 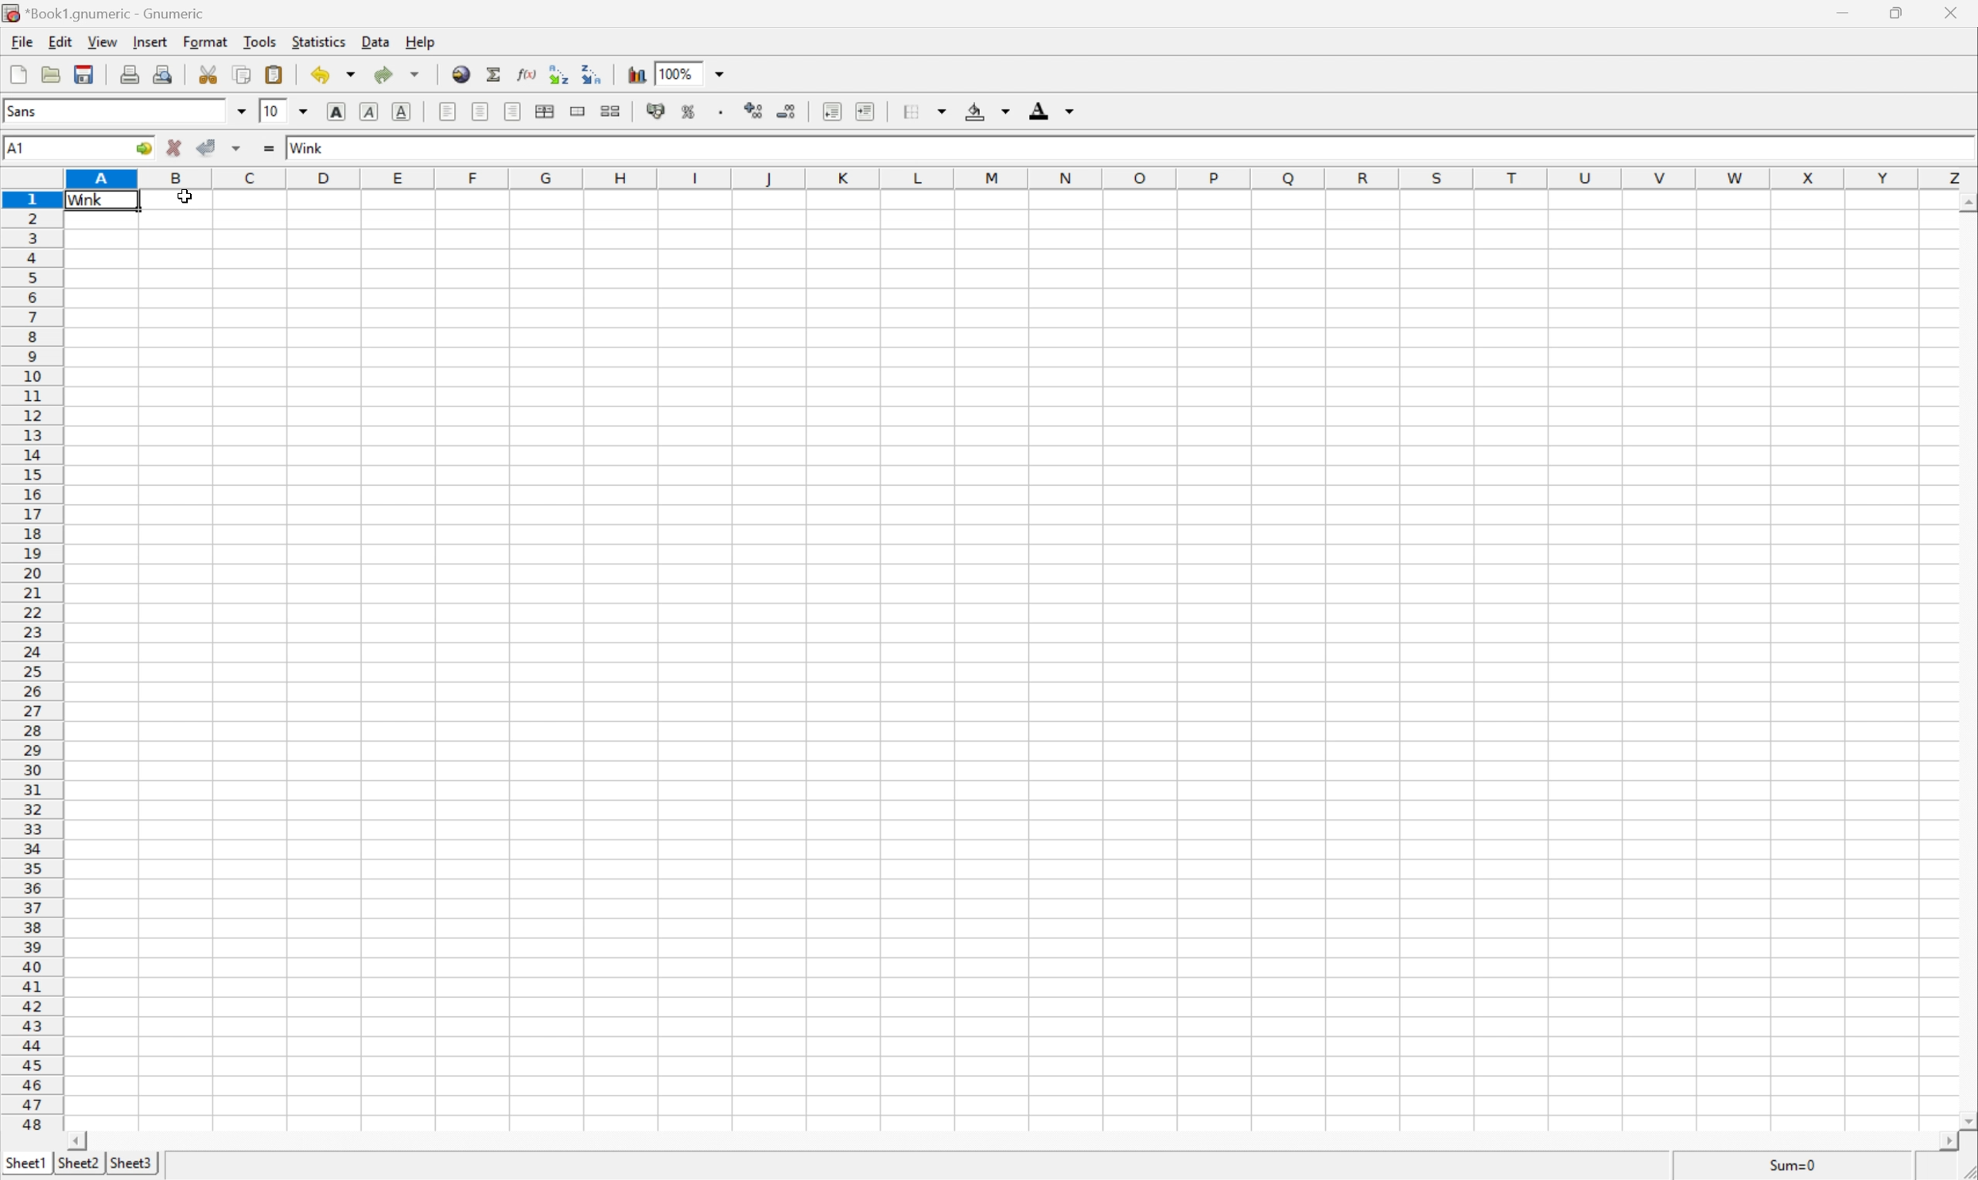 I want to click on copy, so click(x=243, y=75).